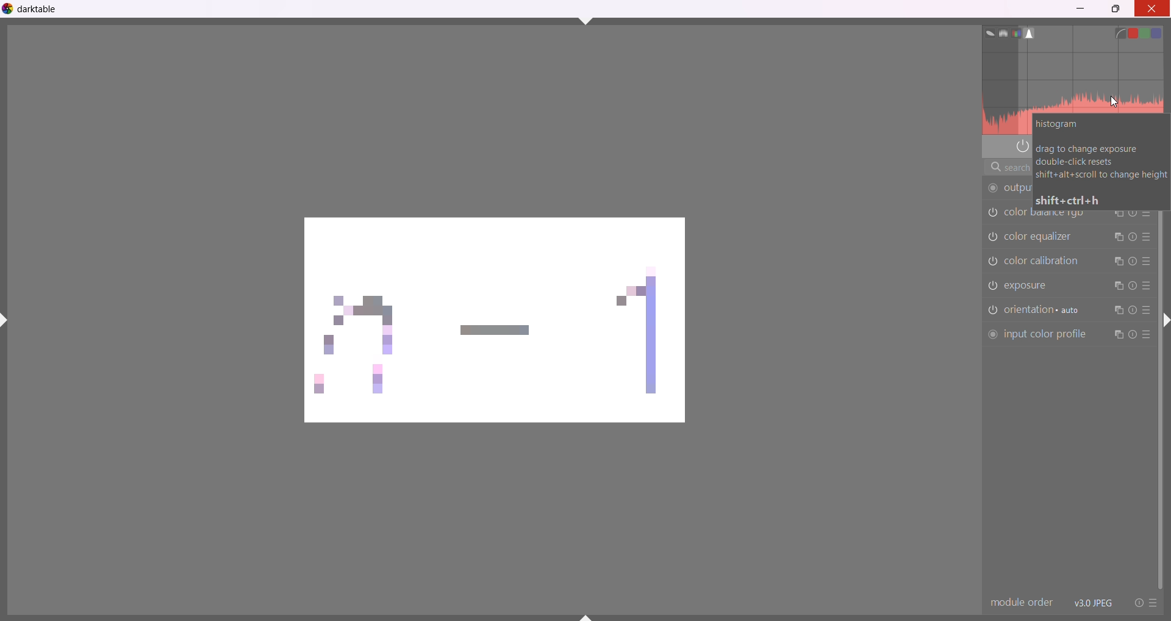 This screenshot has width=1171, height=621. I want to click on presets, so click(1147, 337).